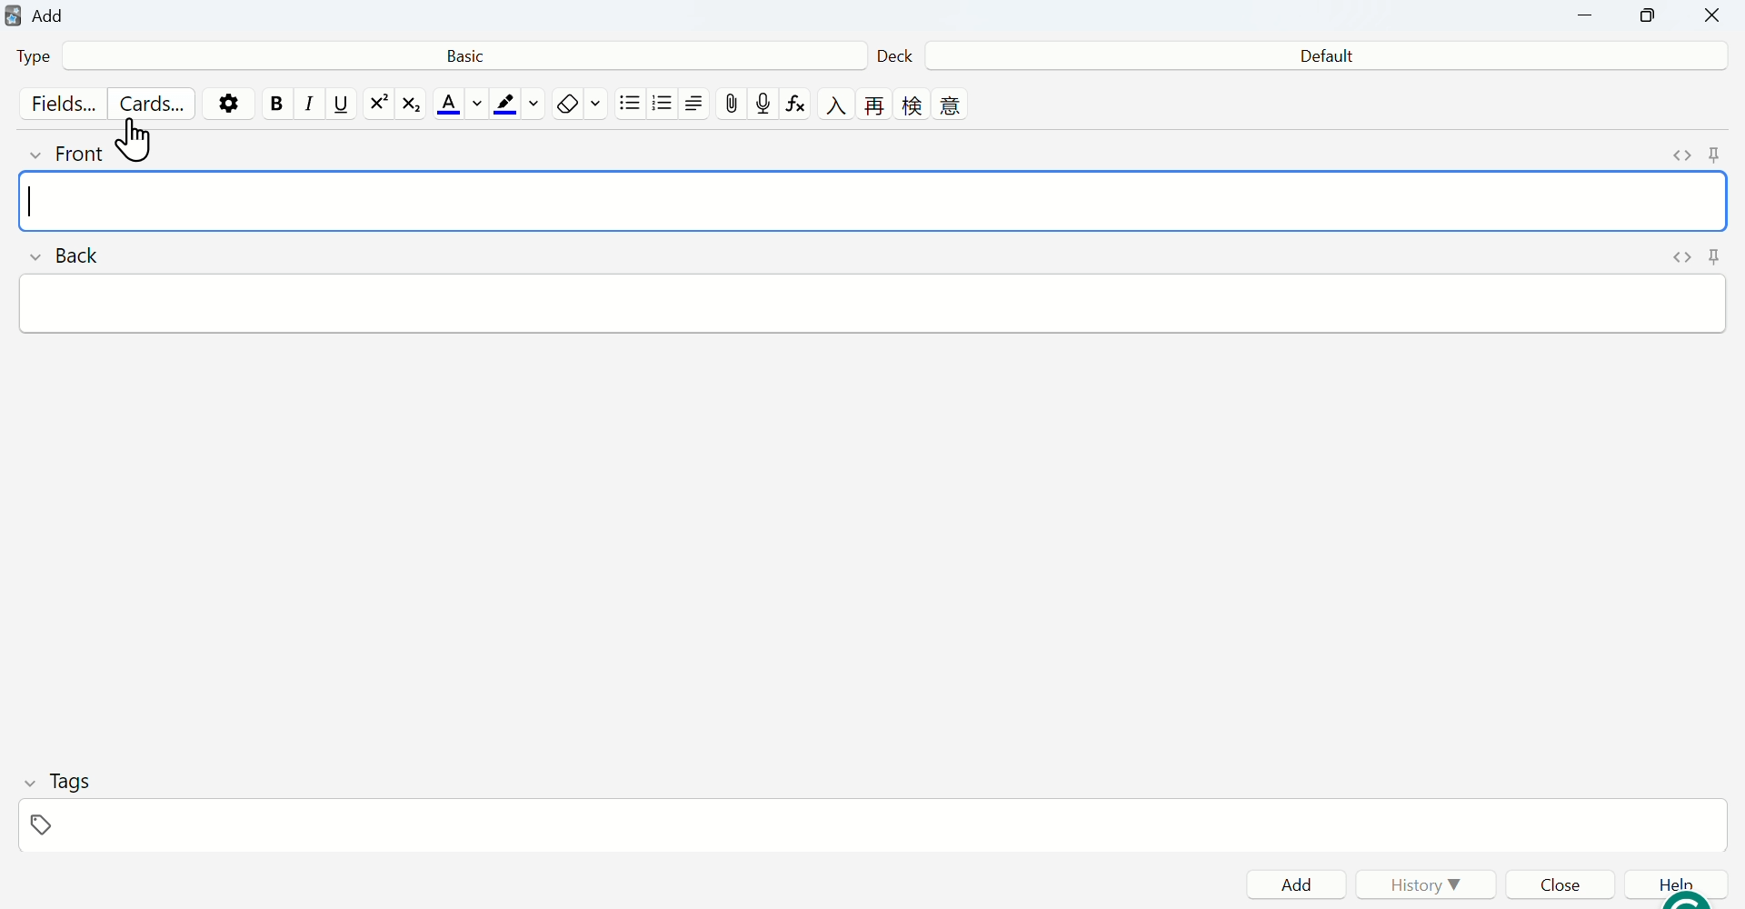 The width and height of the screenshot is (1745, 909). I want to click on change color, so click(477, 104).